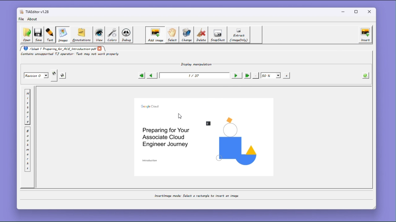 The width and height of the screenshot is (396, 222). What do you see at coordinates (256, 75) in the screenshot?
I see `-` at bounding box center [256, 75].